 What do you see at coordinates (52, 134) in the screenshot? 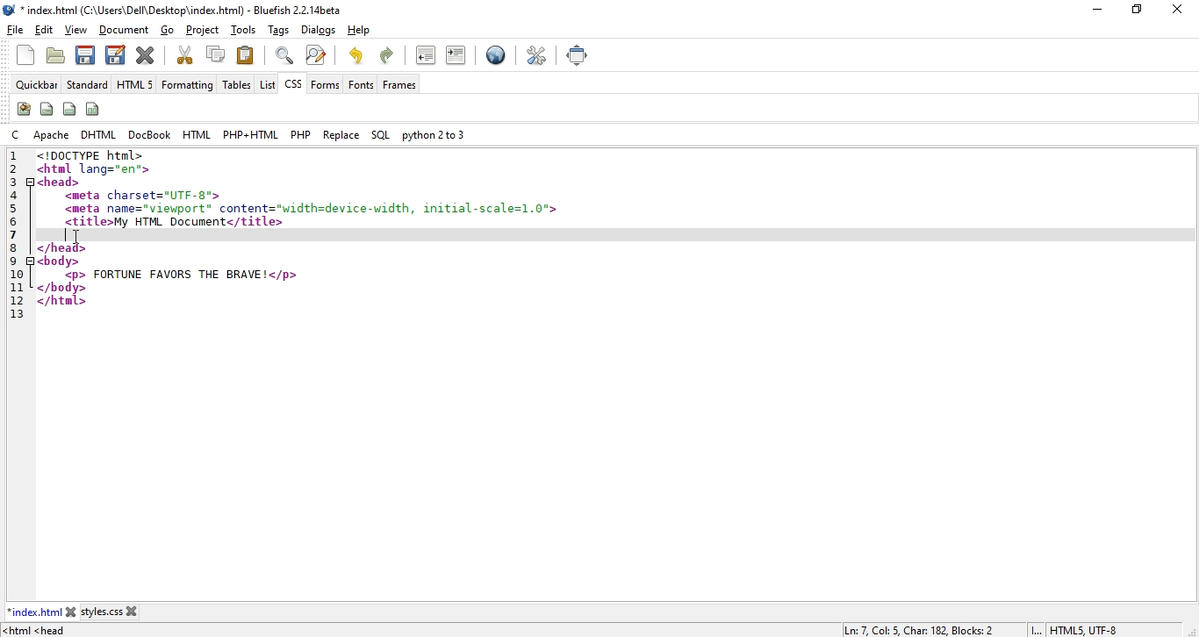
I see `pache` at bounding box center [52, 134].